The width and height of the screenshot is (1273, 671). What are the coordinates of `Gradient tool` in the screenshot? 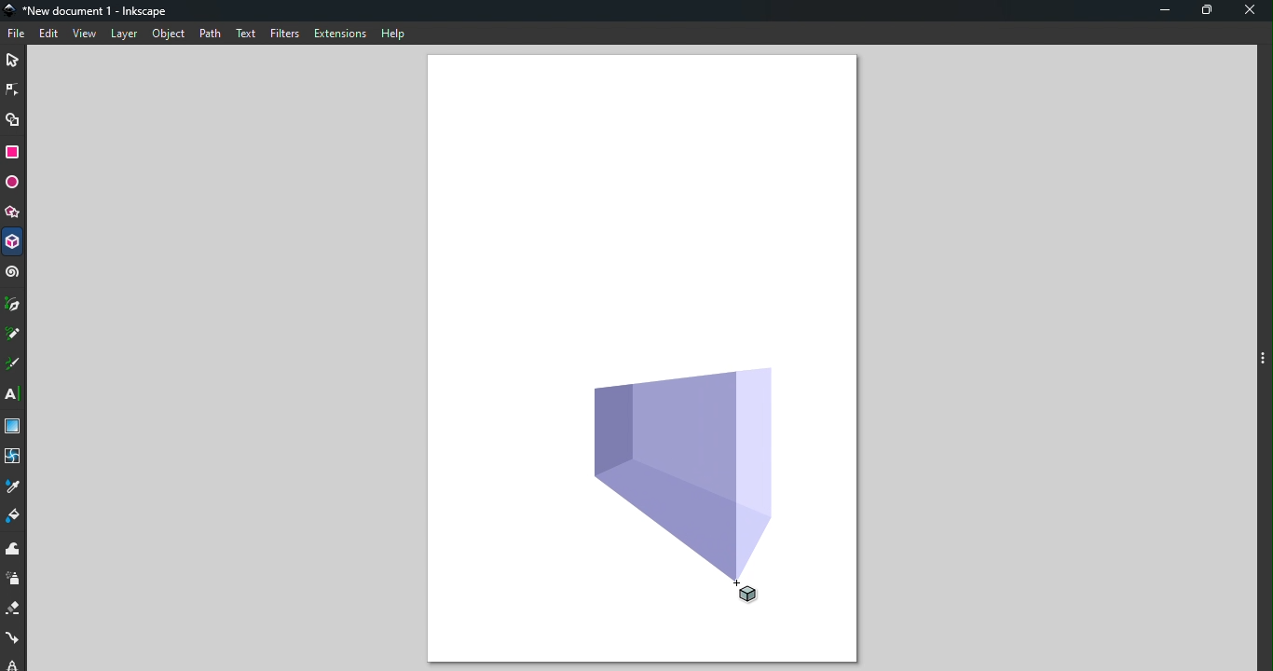 It's located at (14, 424).